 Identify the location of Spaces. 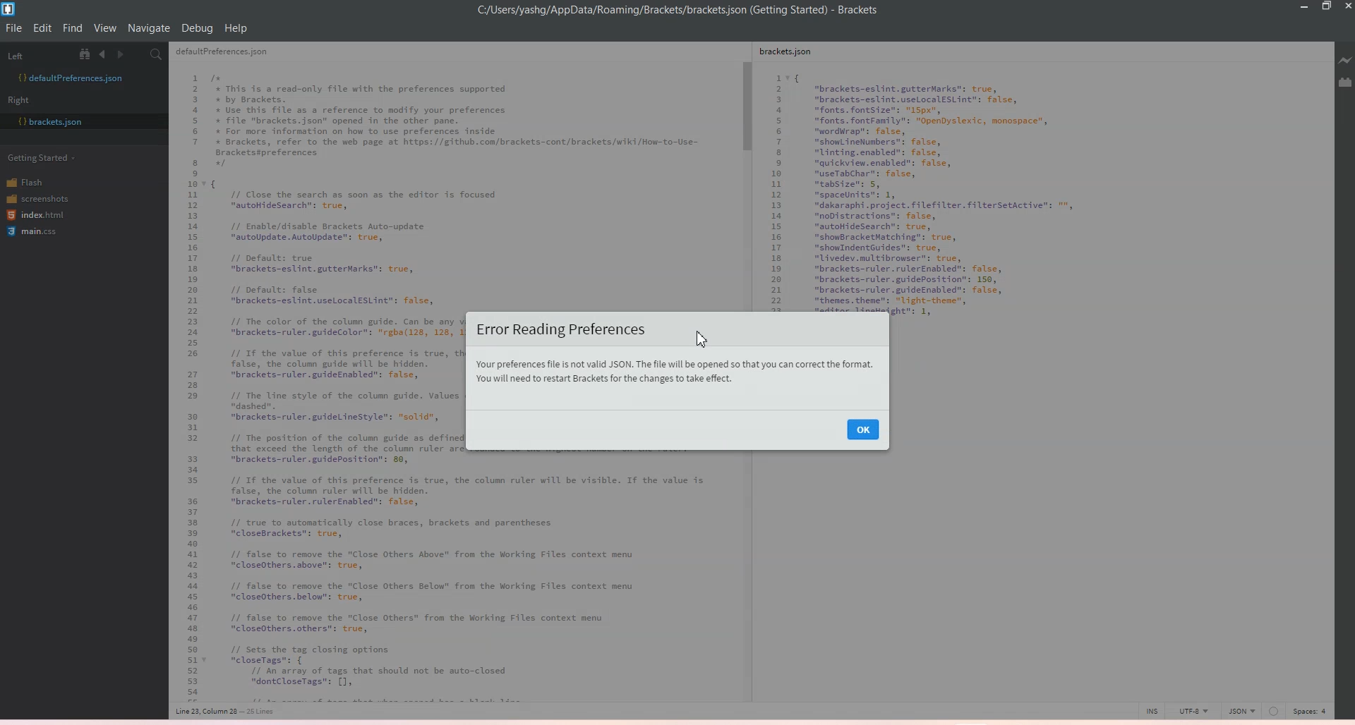
(1313, 710).